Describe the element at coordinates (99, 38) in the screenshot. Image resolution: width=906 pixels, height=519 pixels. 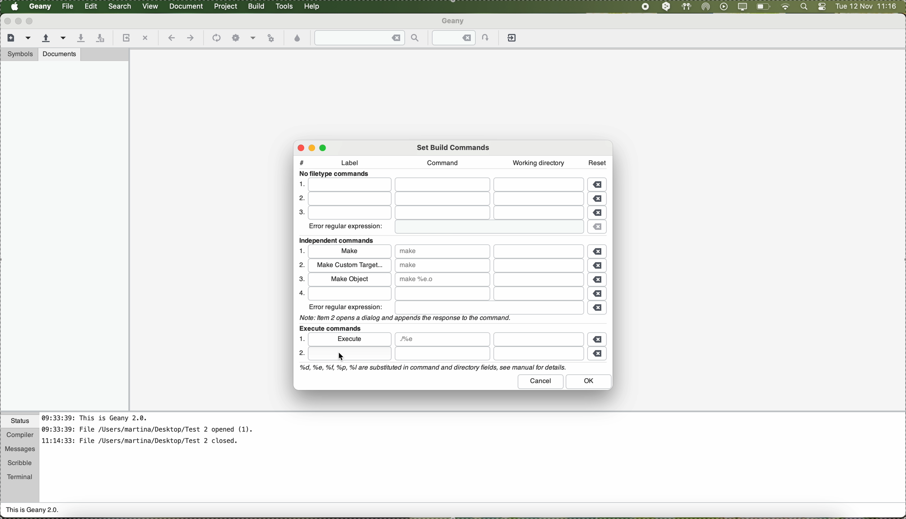
I see `save all open files` at that location.